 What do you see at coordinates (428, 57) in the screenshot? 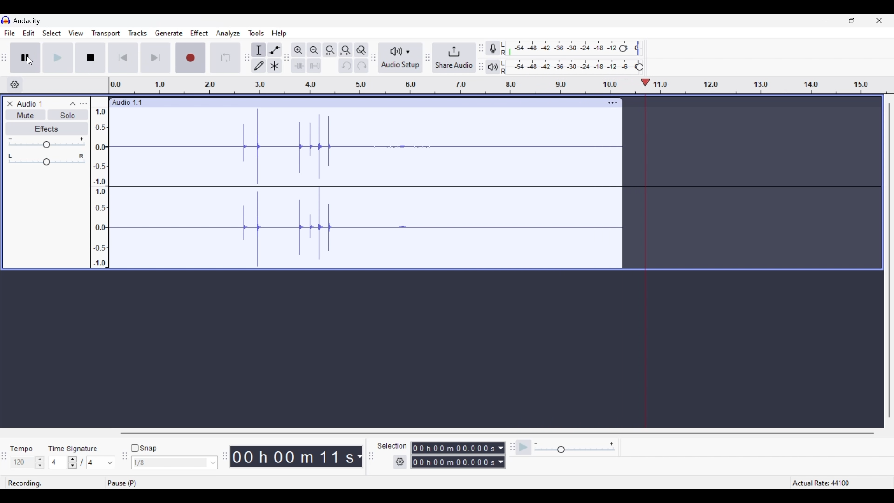
I see `toolbar` at bounding box center [428, 57].